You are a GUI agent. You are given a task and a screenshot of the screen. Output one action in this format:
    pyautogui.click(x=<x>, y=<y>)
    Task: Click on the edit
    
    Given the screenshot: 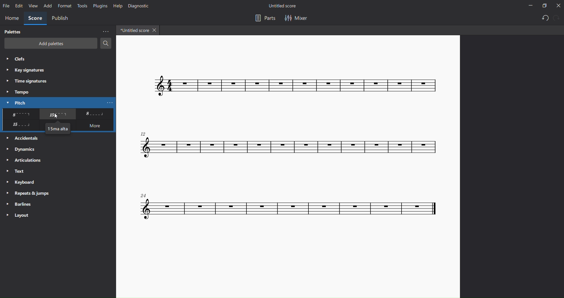 What is the action you would take?
    pyautogui.click(x=18, y=6)
    